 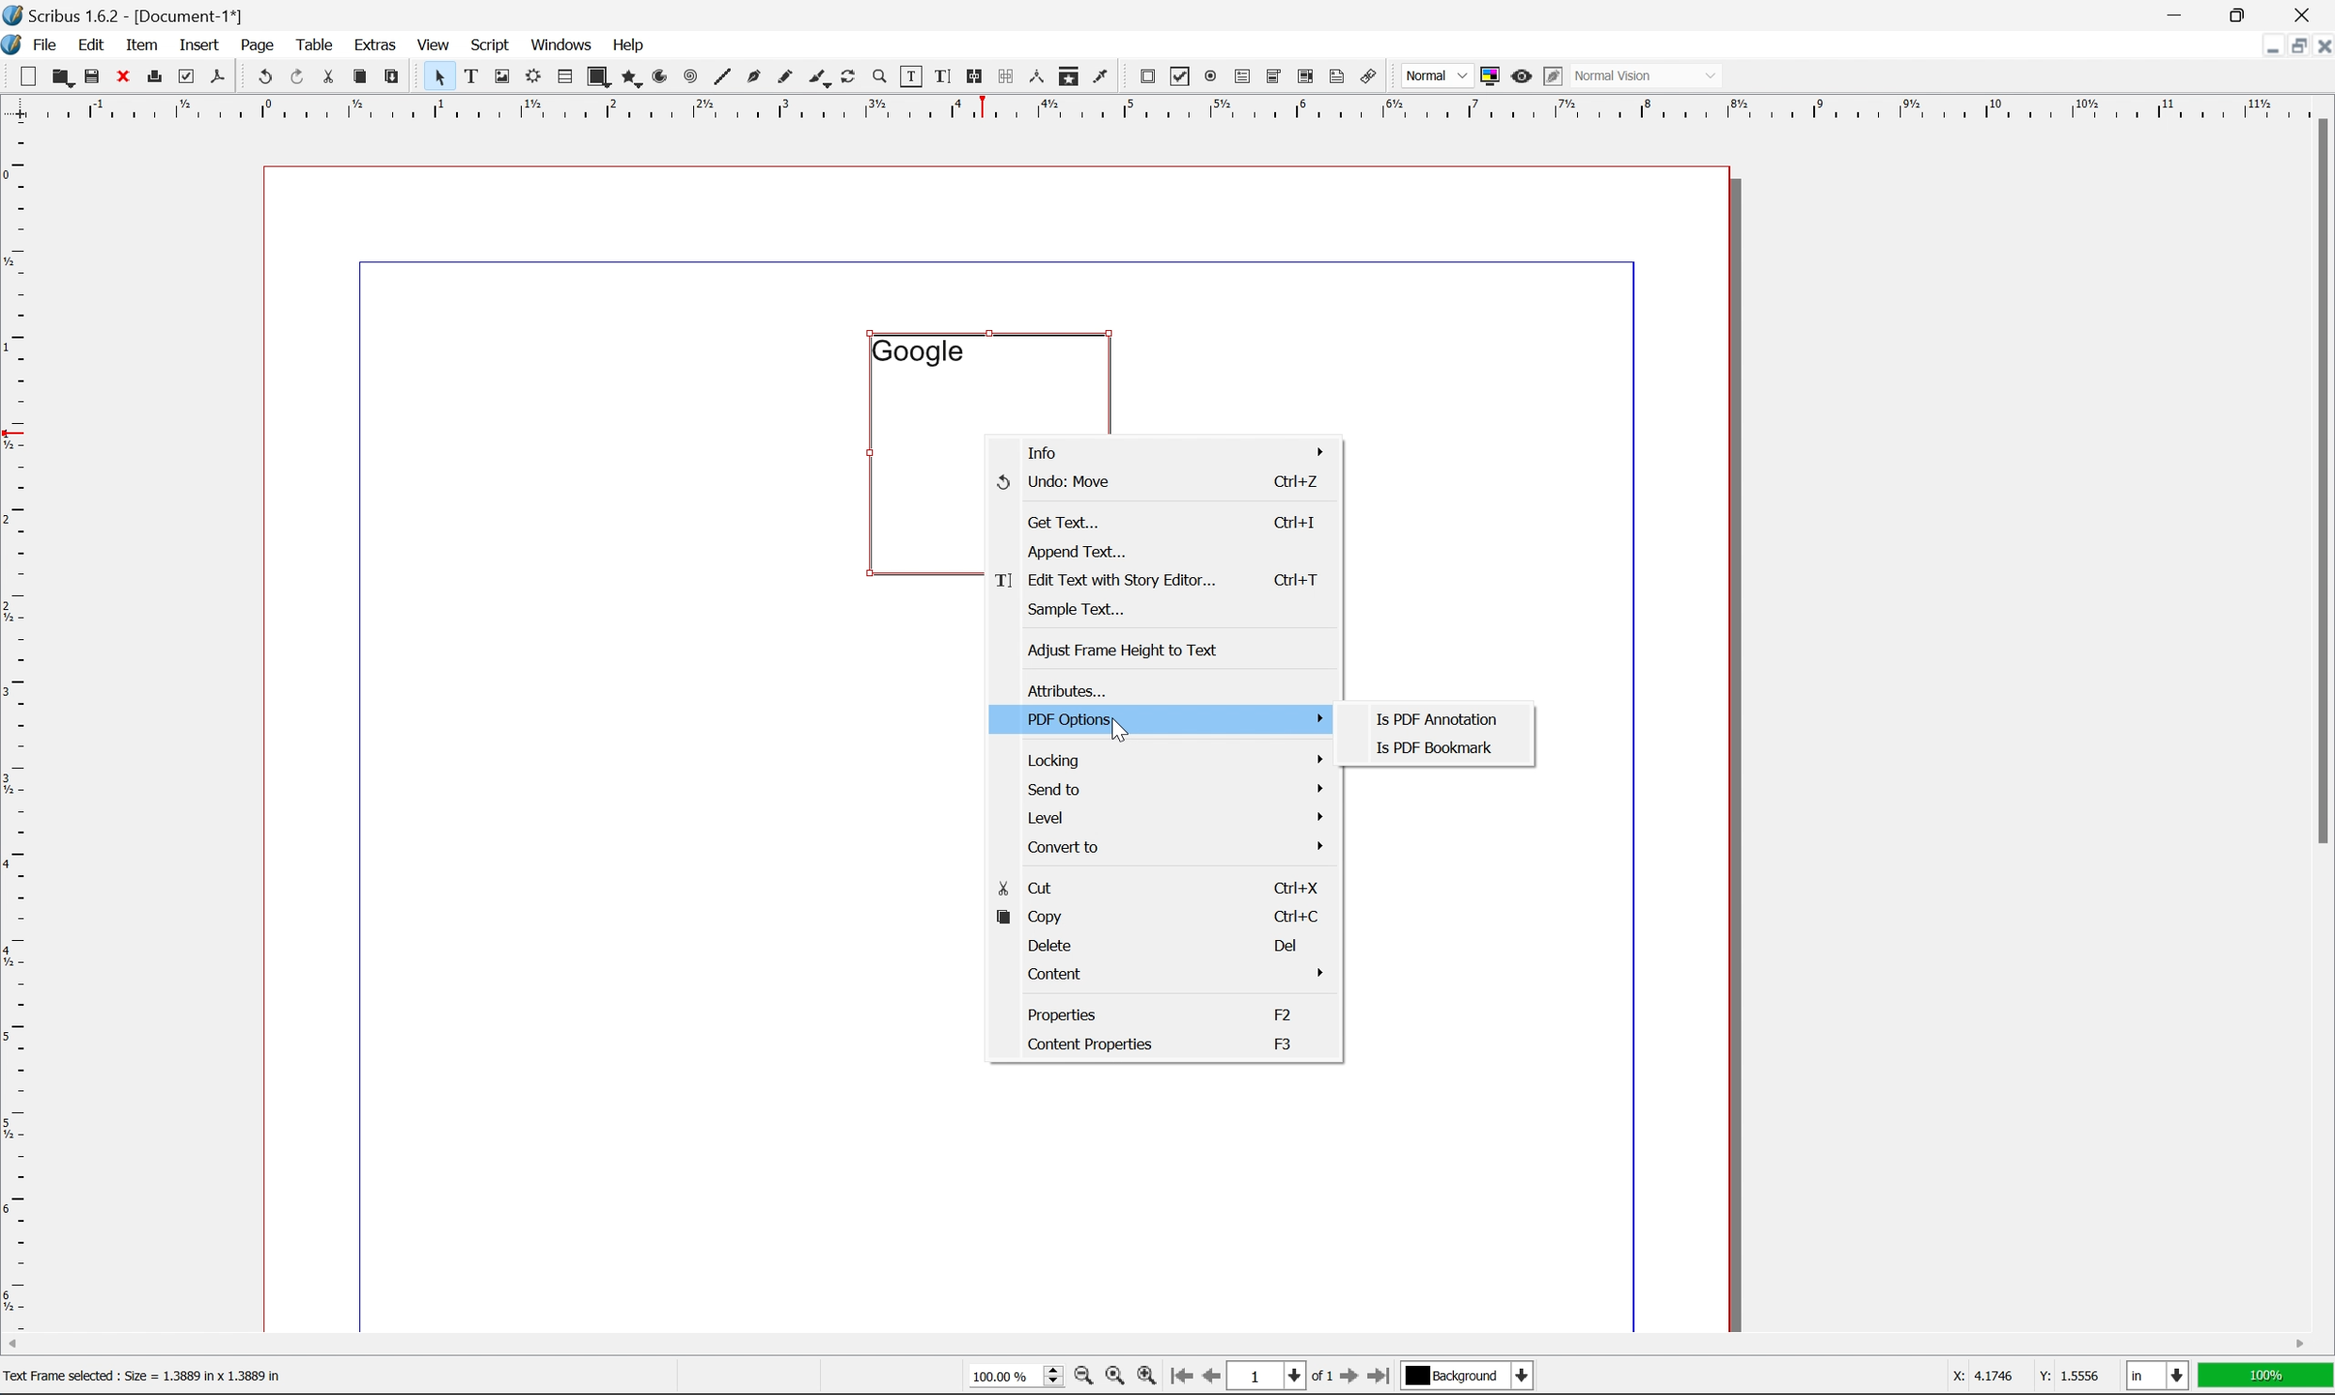 I want to click on ctrl+t, so click(x=1298, y=579).